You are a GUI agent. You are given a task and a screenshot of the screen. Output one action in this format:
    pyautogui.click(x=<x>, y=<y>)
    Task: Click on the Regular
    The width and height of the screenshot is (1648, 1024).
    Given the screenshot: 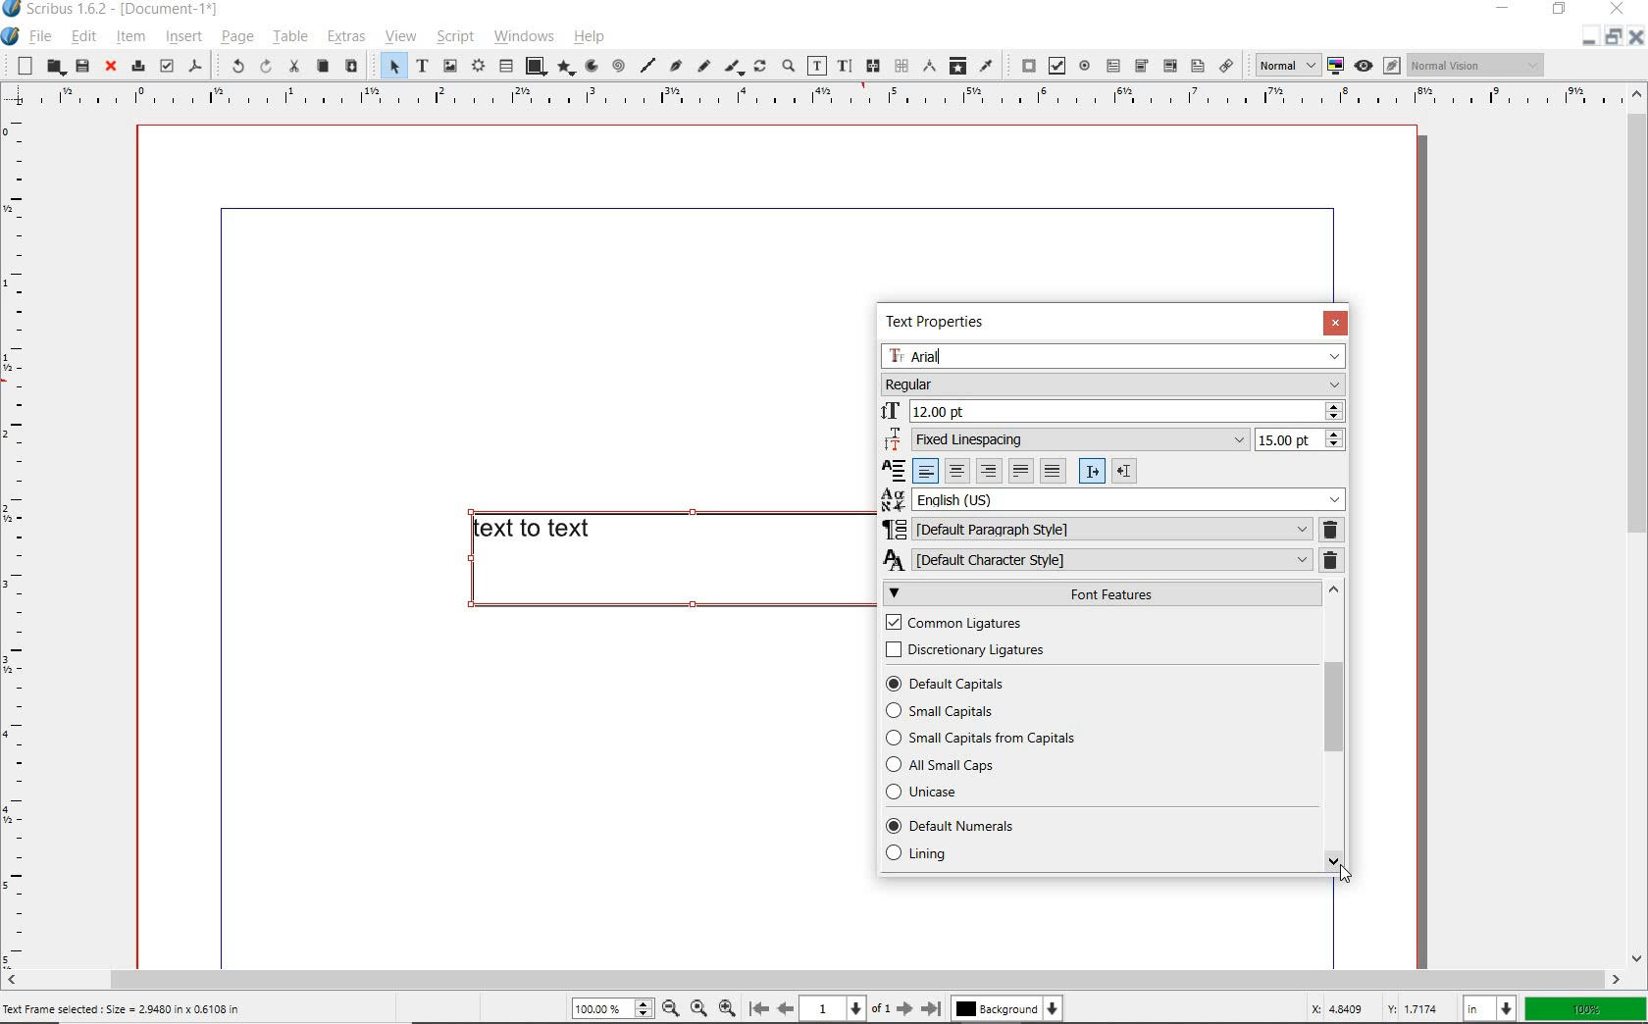 What is the action you would take?
    pyautogui.click(x=1111, y=384)
    